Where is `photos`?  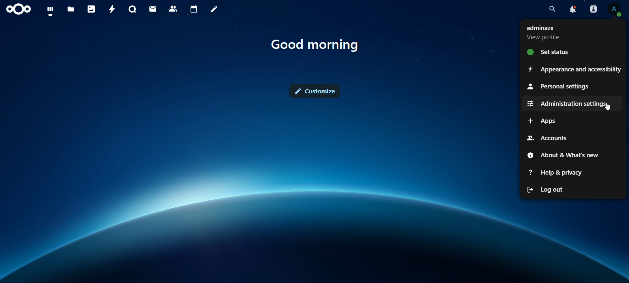
photos is located at coordinates (92, 9).